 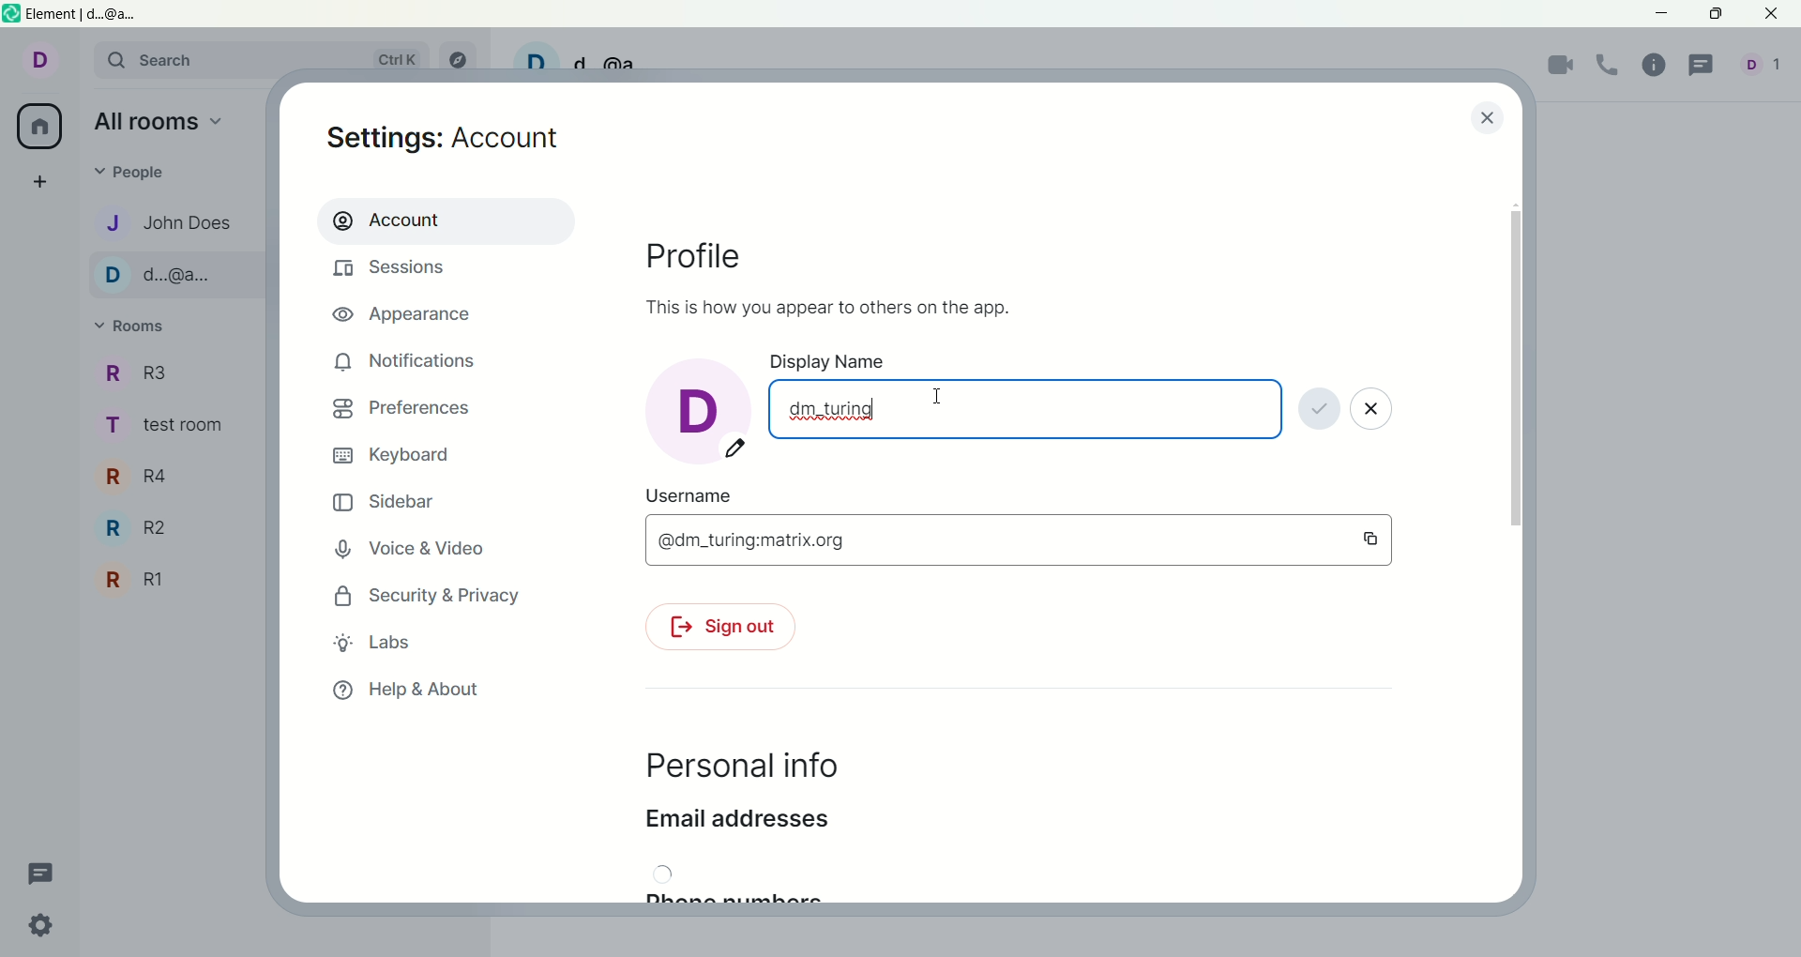 What do you see at coordinates (41, 870) in the screenshot?
I see `threads` at bounding box center [41, 870].